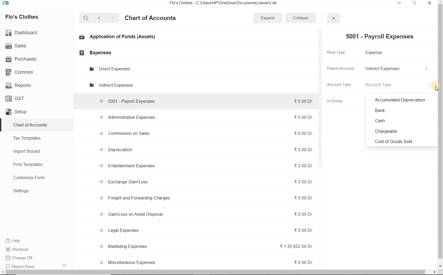  Describe the element at coordinates (16, 98) in the screenshot. I see `GST` at that location.